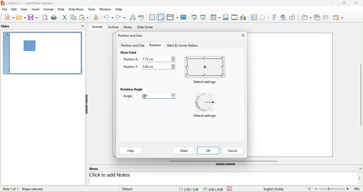  What do you see at coordinates (112, 27) in the screenshot?
I see `outline` at bounding box center [112, 27].